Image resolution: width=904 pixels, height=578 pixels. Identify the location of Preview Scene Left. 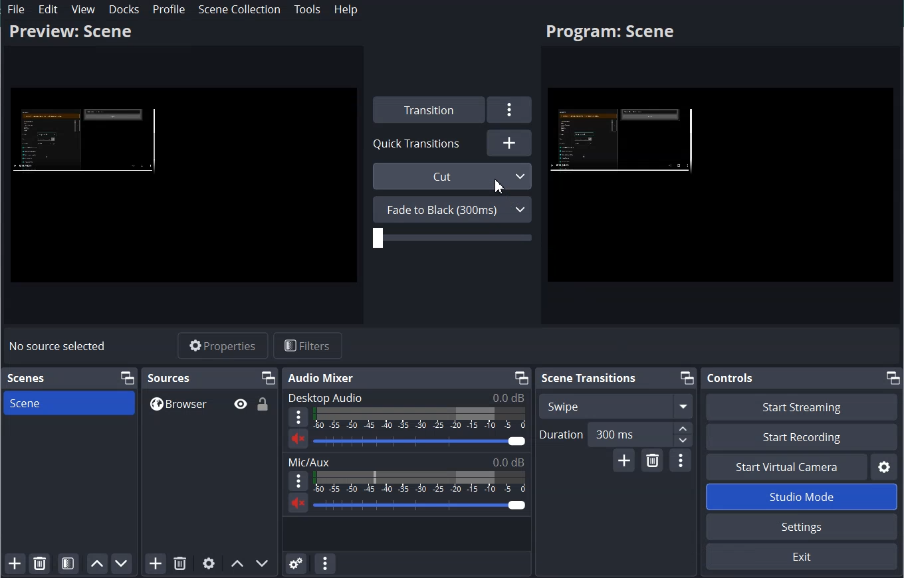
(183, 186).